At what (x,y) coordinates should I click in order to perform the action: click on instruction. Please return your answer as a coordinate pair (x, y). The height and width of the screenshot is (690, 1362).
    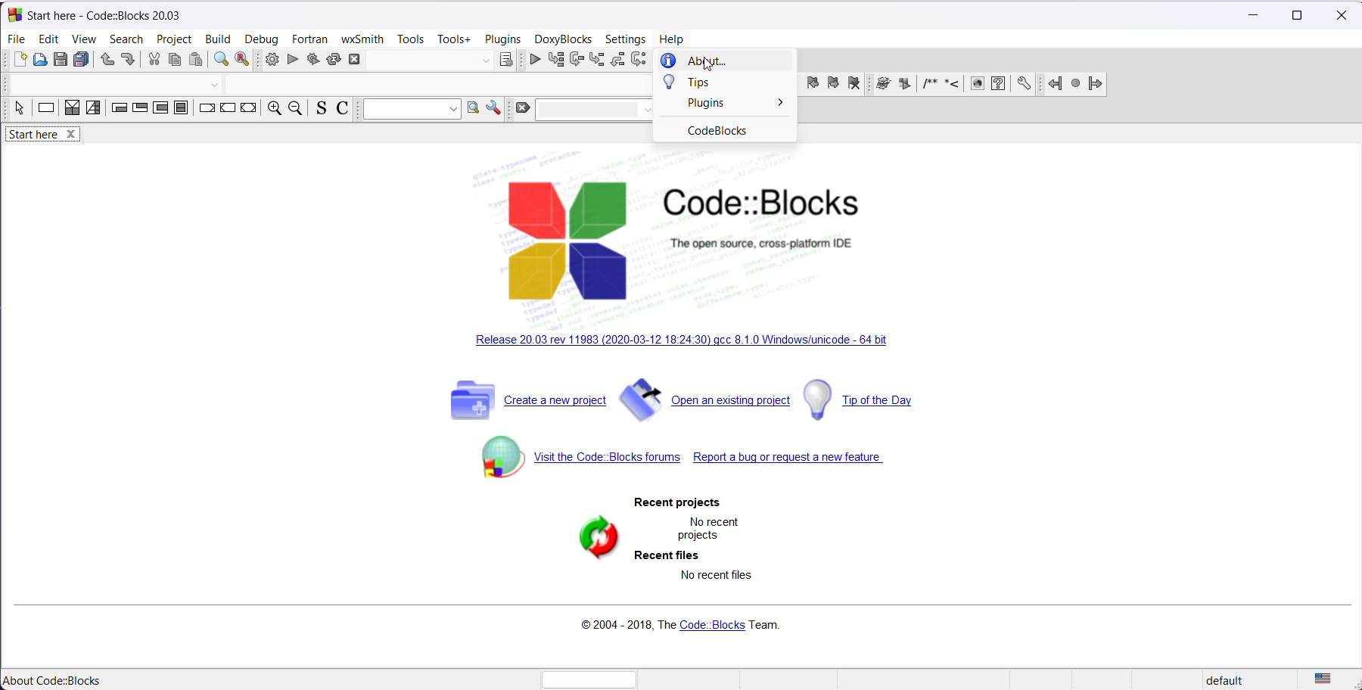
    Looking at the image, I should click on (45, 110).